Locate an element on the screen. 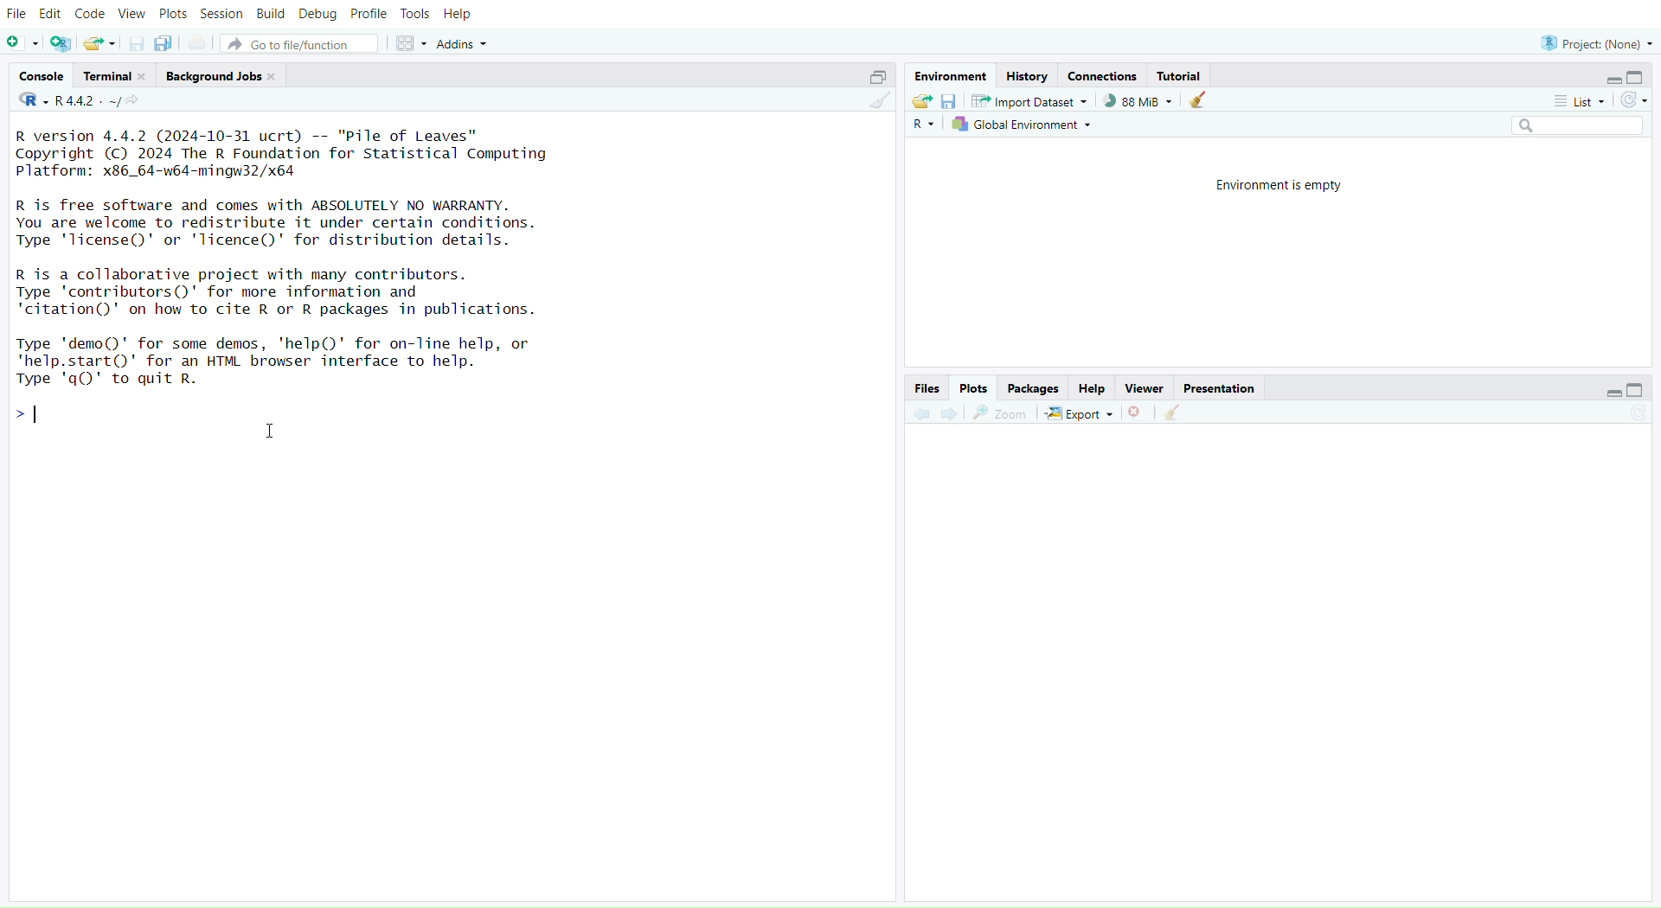  forward is located at coordinates (953, 414).